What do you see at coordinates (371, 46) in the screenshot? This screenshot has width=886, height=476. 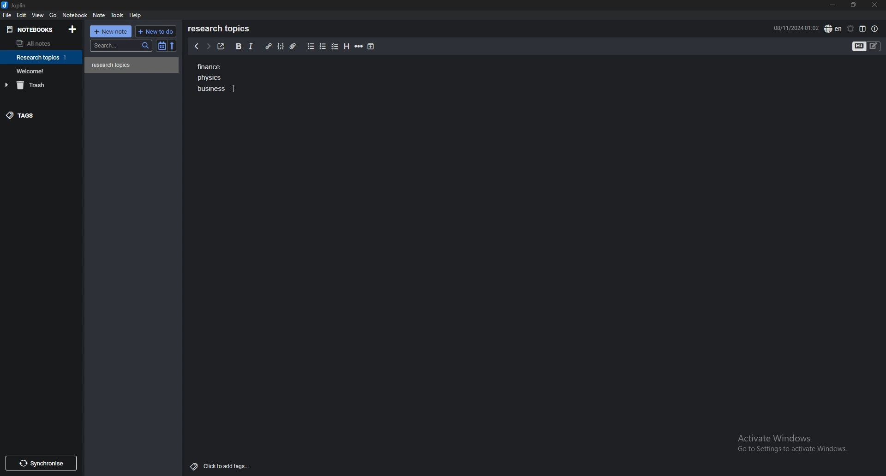 I see `add time` at bounding box center [371, 46].